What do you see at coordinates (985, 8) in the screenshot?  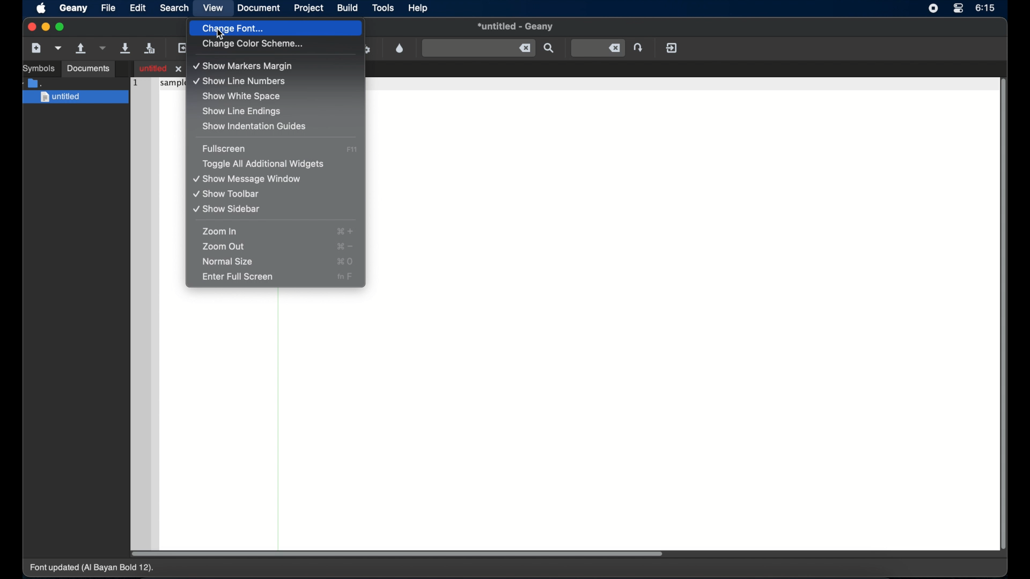 I see `6:15` at bounding box center [985, 8].